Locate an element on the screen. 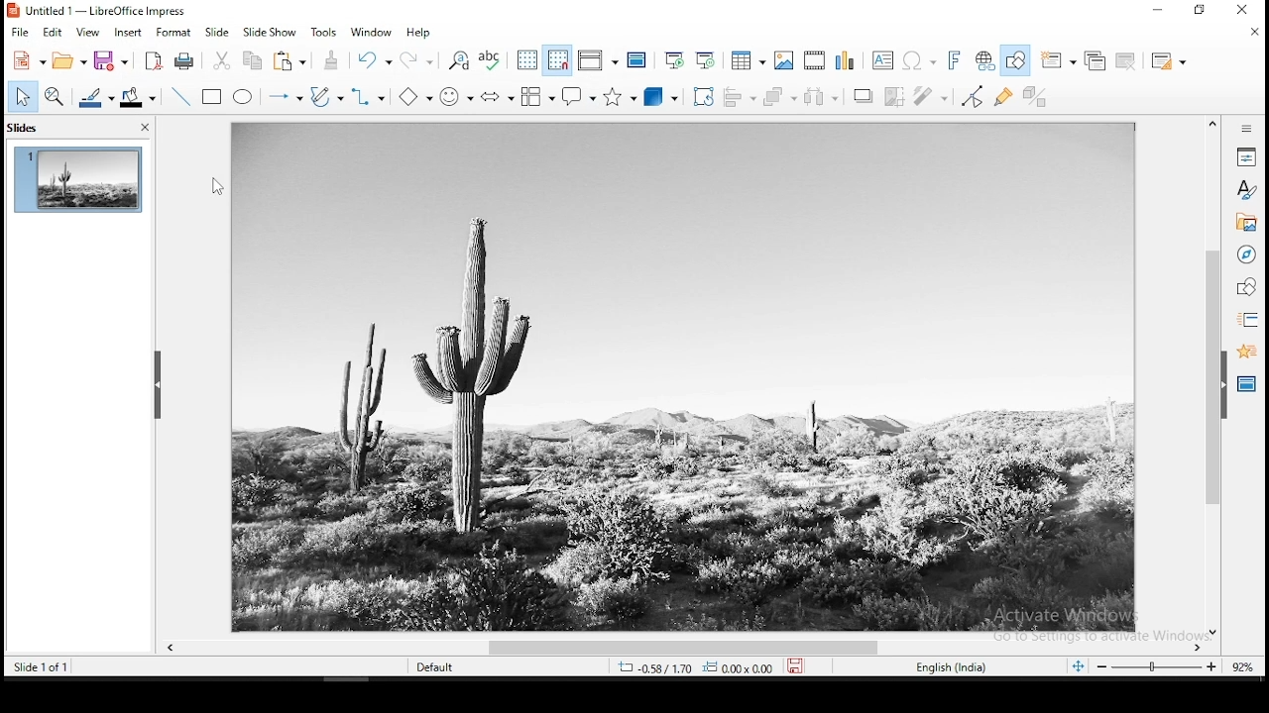 Image resolution: width=1269 pixels, height=713 pixels. mouse pointer is located at coordinates (212, 185).